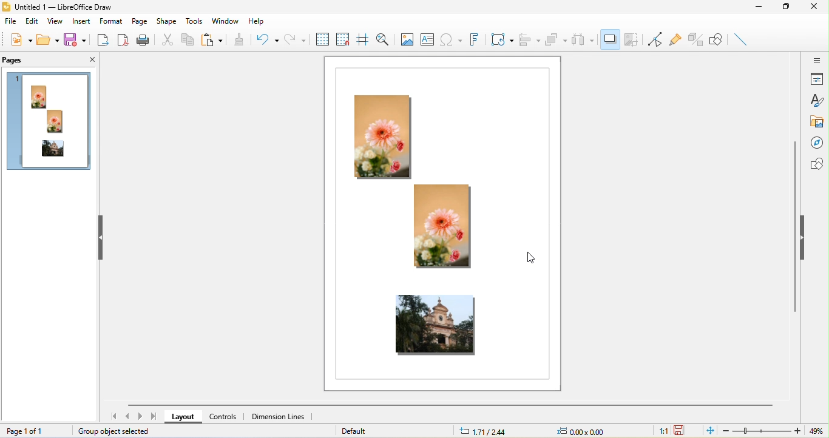 This screenshot has width=829, height=438. What do you see at coordinates (255, 22) in the screenshot?
I see `help` at bounding box center [255, 22].